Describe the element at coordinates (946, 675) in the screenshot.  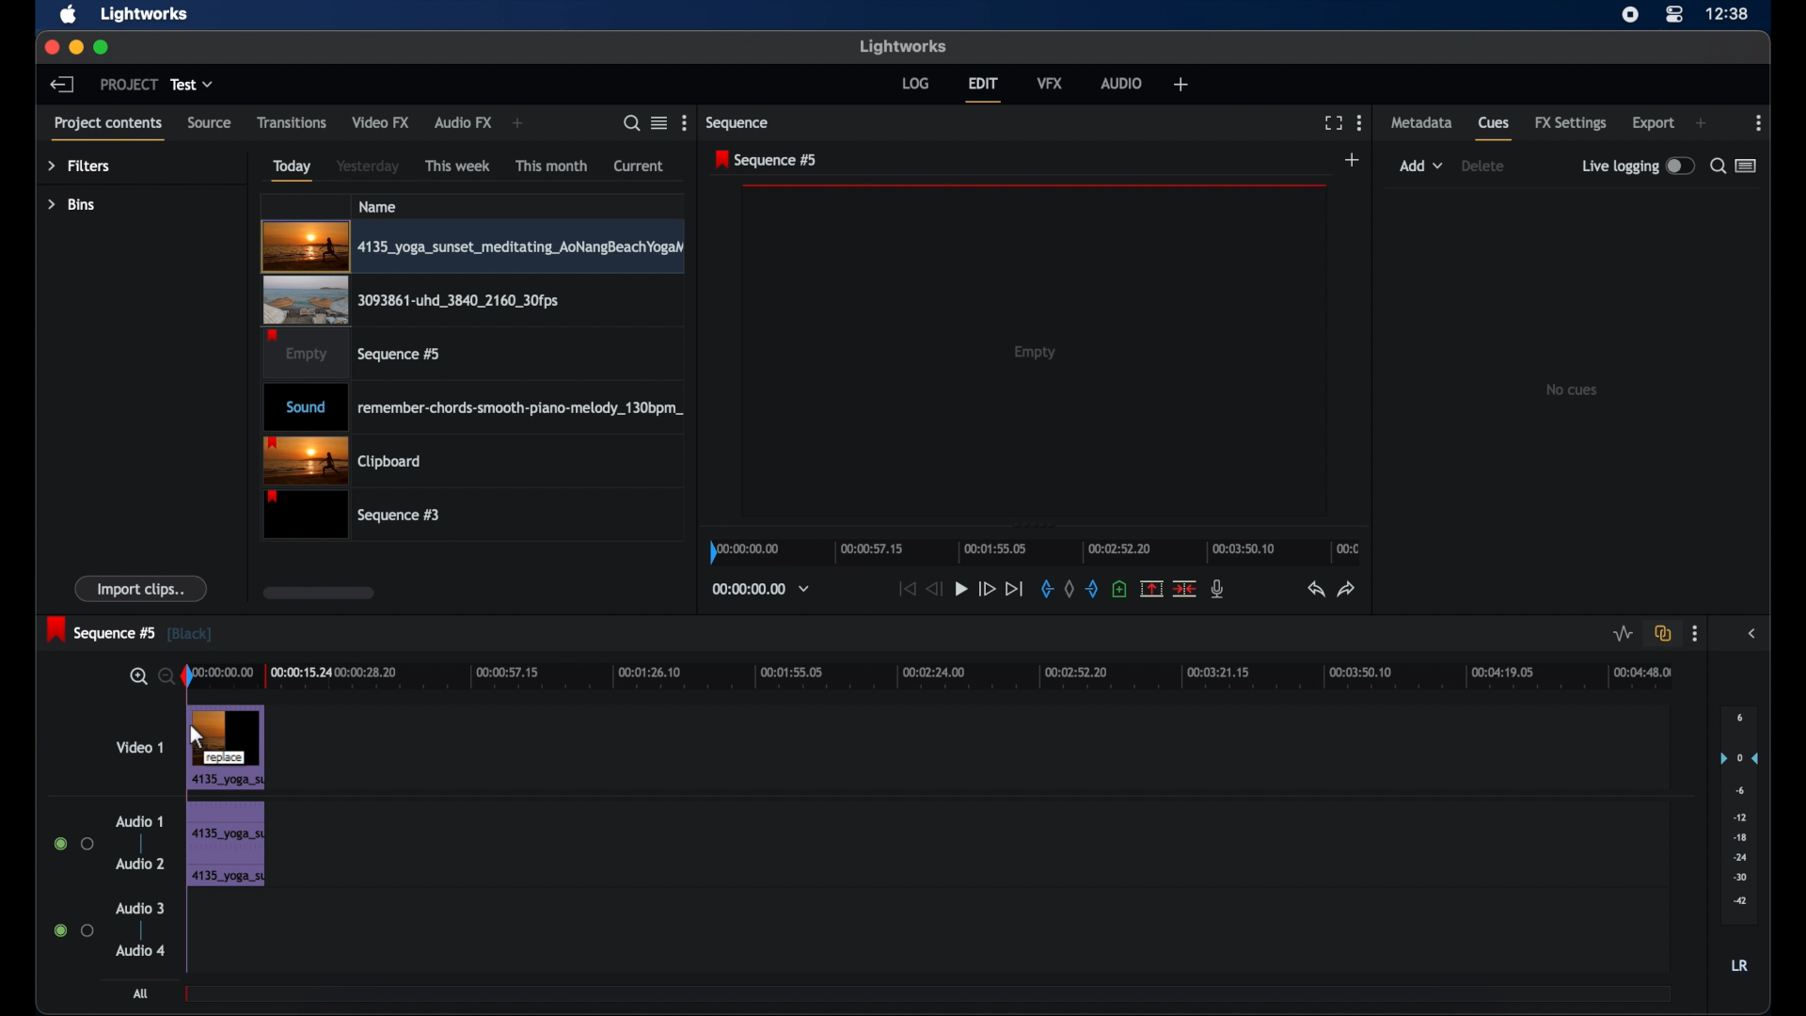
I see `timeline scale` at that location.